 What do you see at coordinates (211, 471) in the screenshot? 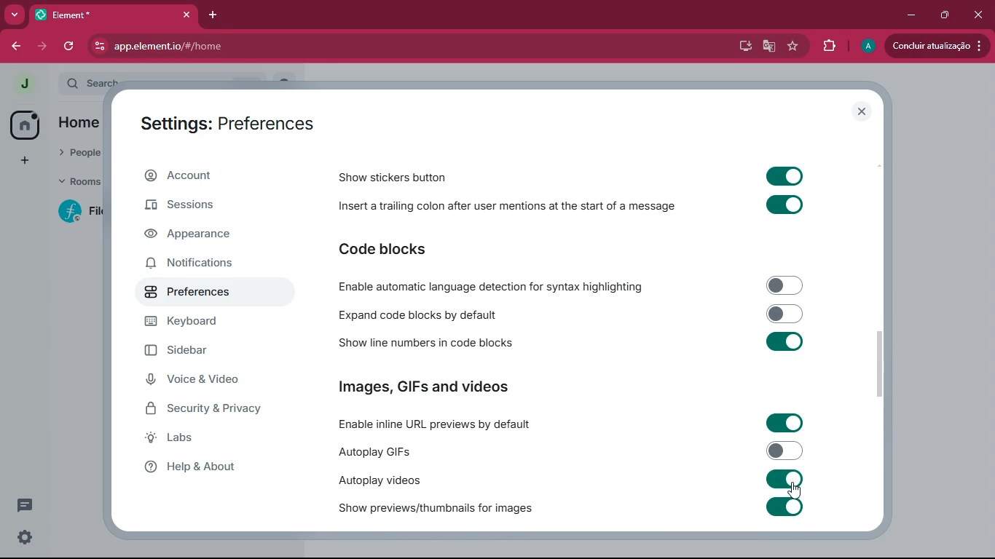
I see `help` at bounding box center [211, 471].